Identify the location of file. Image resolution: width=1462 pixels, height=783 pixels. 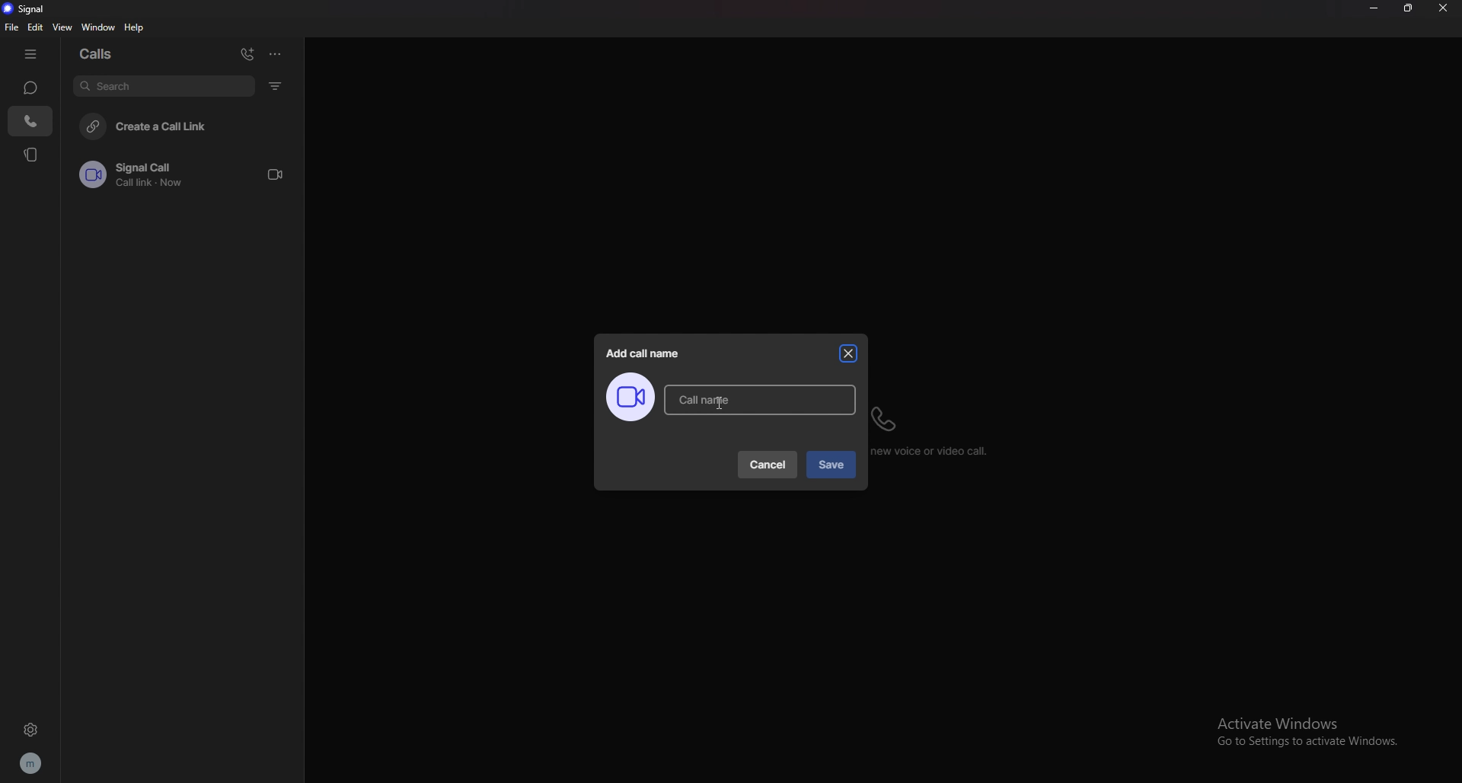
(12, 27).